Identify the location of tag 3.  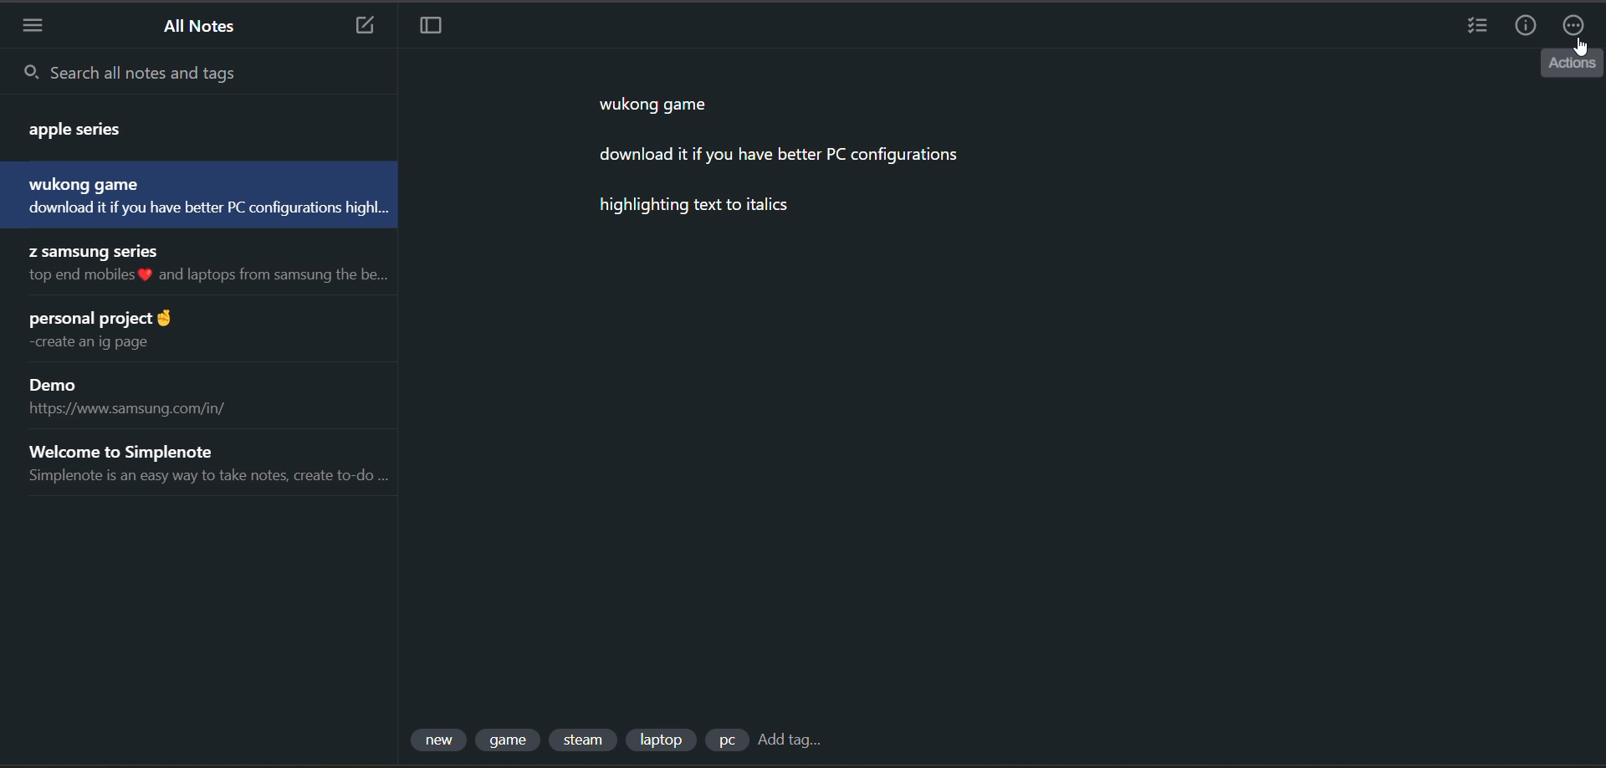
(586, 740).